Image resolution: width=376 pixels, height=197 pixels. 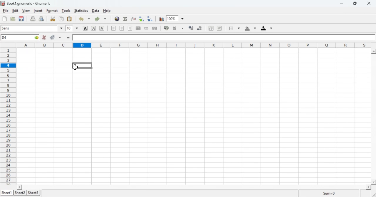 What do you see at coordinates (93, 29) in the screenshot?
I see `Italics` at bounding box center [93, 29].